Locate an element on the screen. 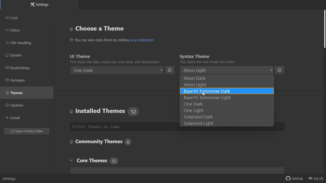 Image resolution: width=326 pixels, height=183 pixels. Key binding is located at coordinates (22, 68).